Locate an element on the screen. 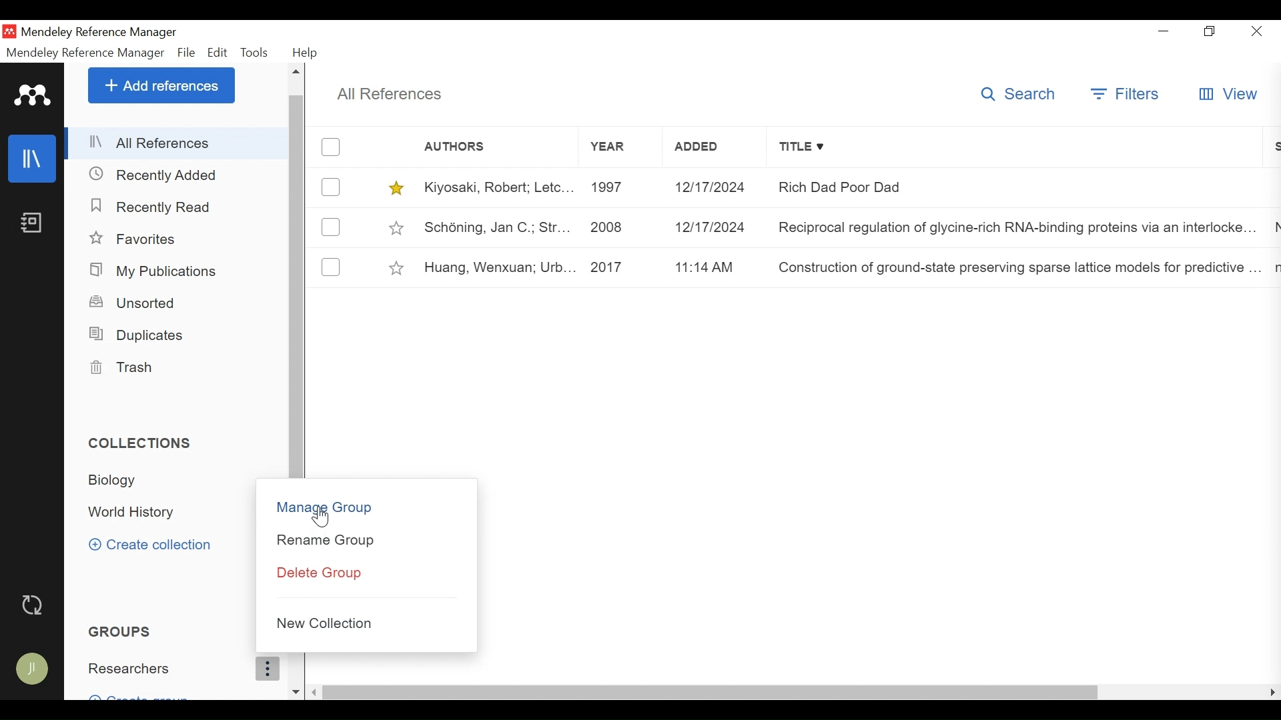  Scroll Left is located at coordinates (1273, 693).